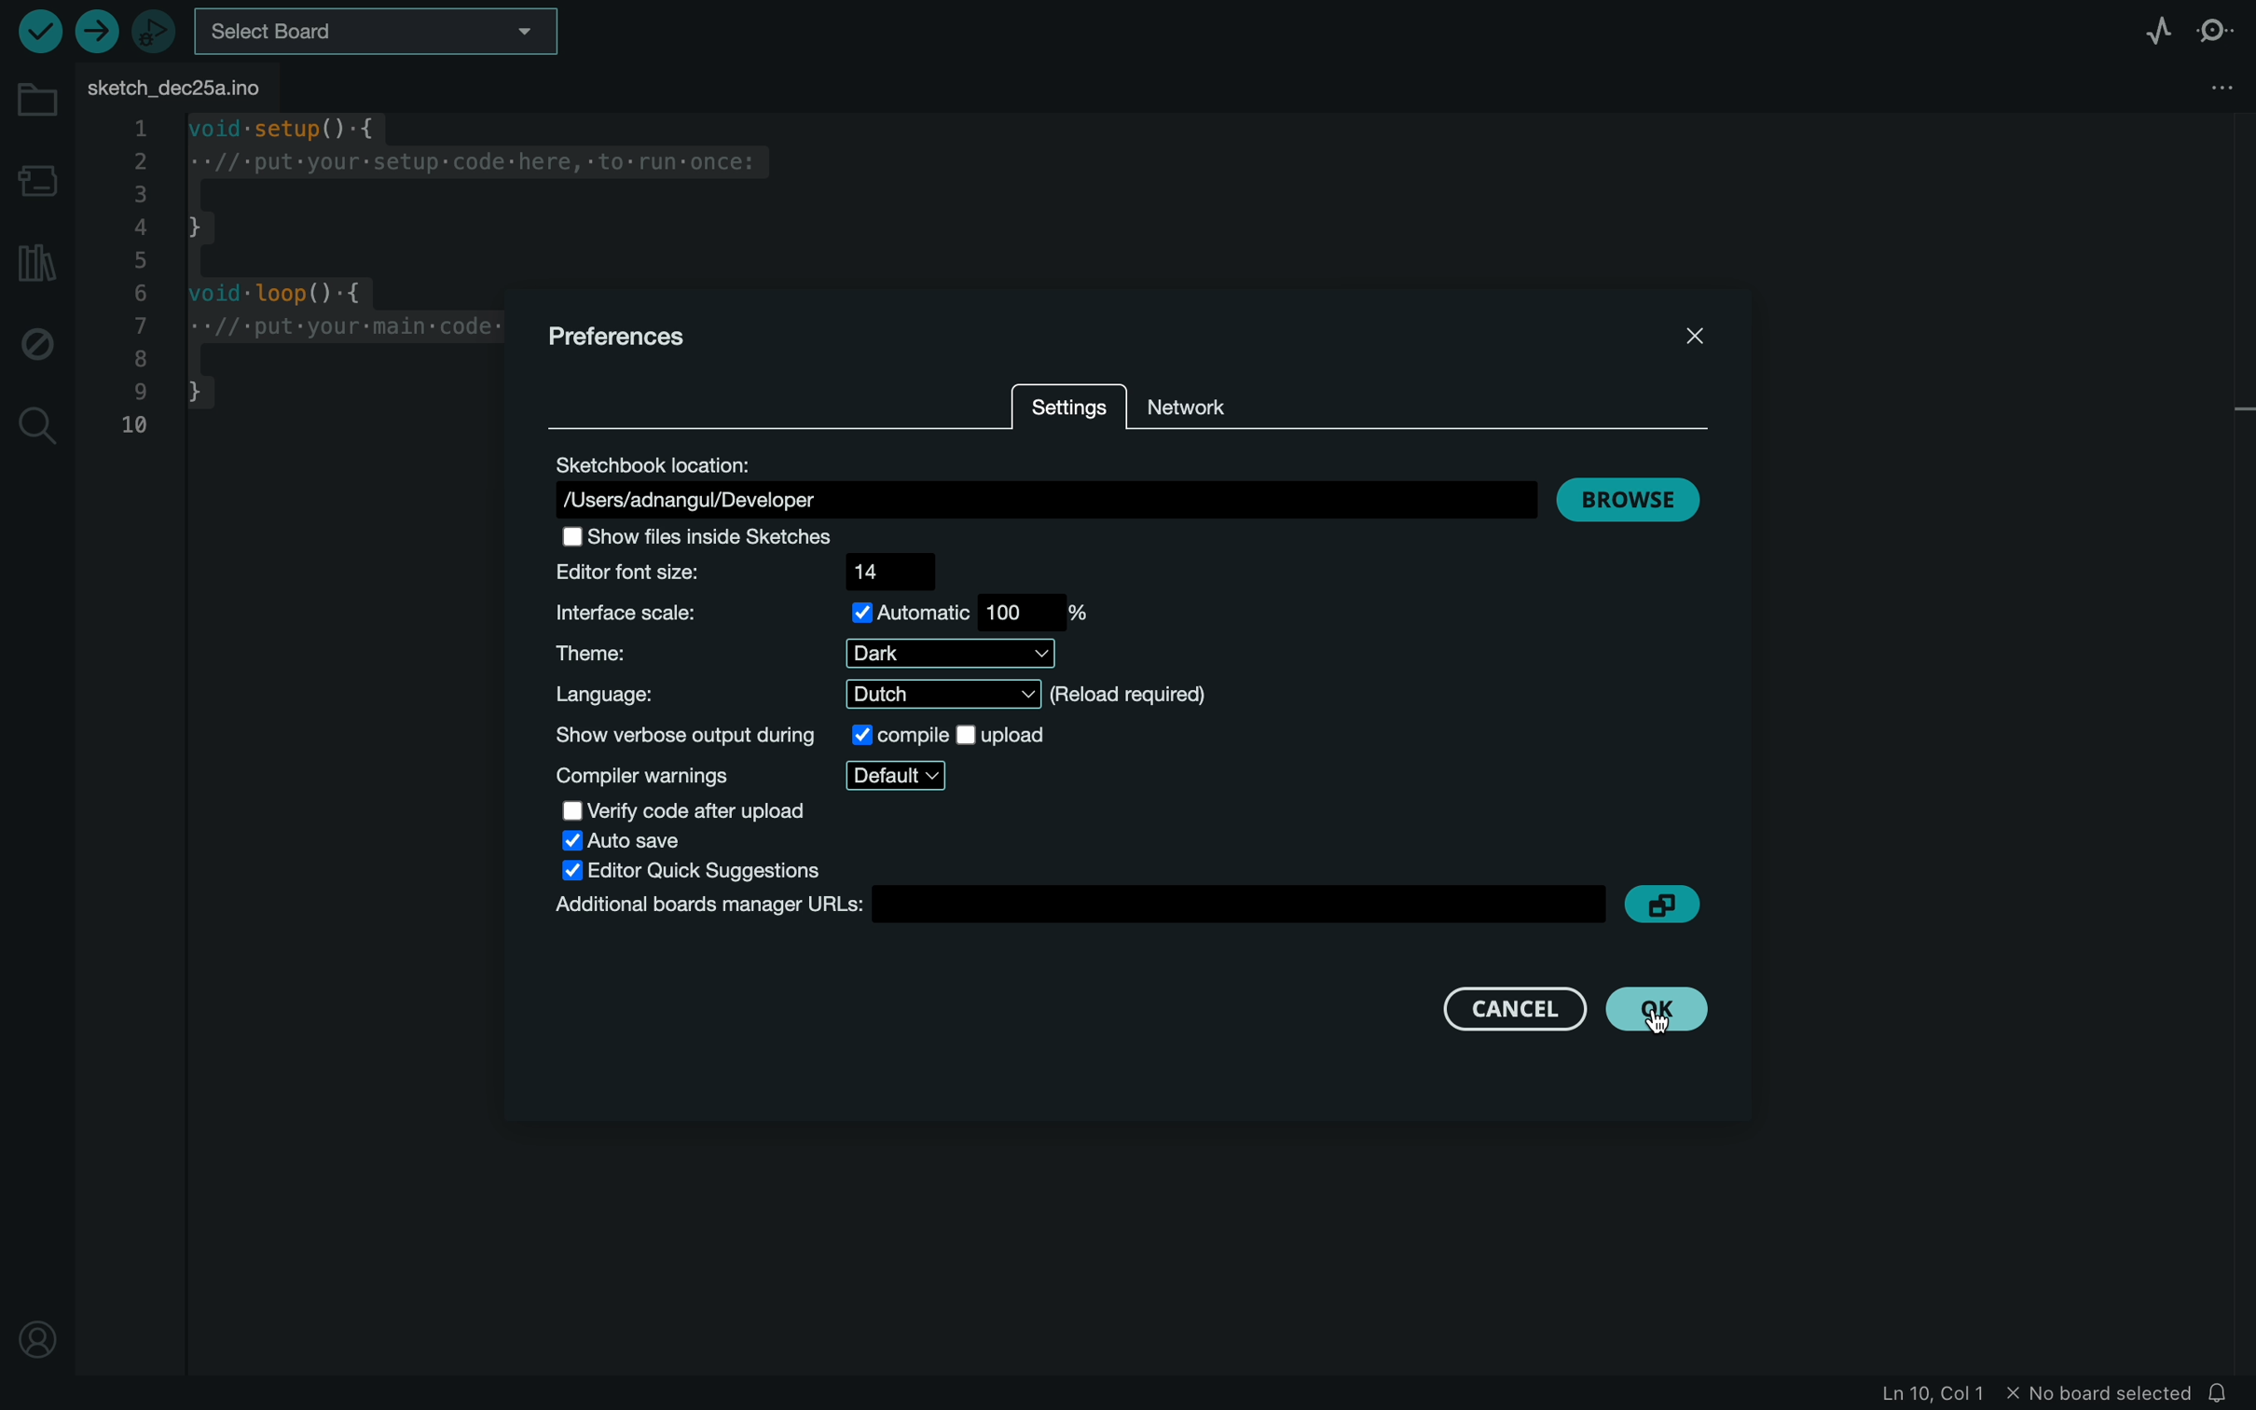 Image resolution: width=2256 pixels, height=1410 pixels. Describe the element at coordinates (154, 31) in the screenshot. I see `debugger` at that location.